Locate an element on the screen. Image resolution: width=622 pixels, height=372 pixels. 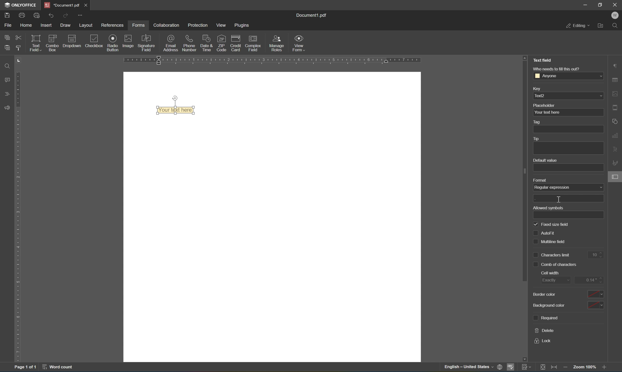
plugins is located at coordinates (243, 25).